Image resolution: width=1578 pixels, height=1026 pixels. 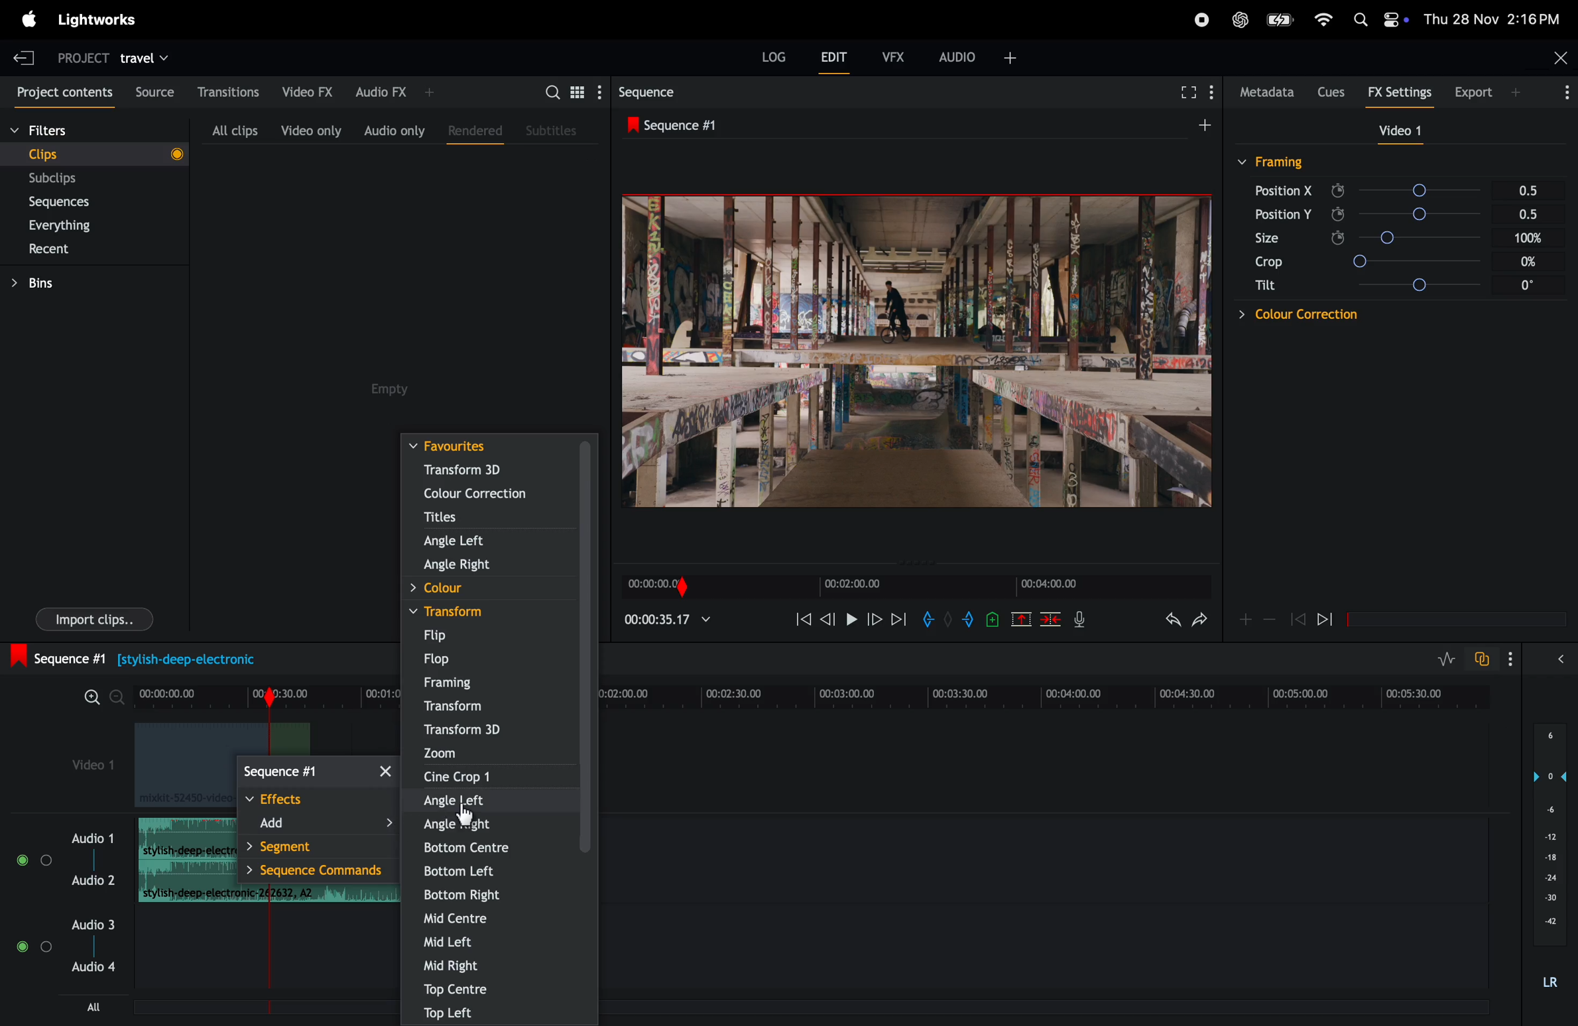 I want to click on angle, so click(x=1441, y=216).